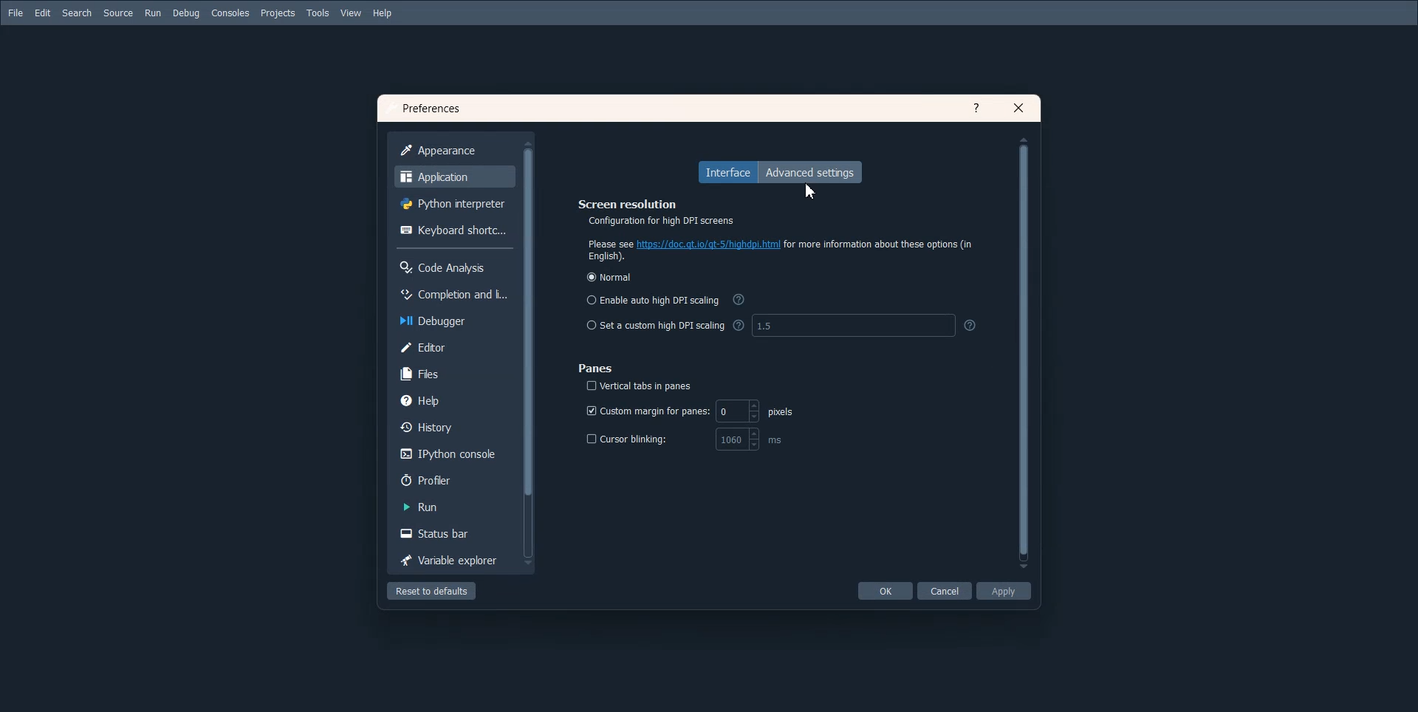 This screenshot has height=712, width=1418. What do you see at coordinates (1019, 107) in the screenshot?
I see `Close` at bounding box center [1019, 107].